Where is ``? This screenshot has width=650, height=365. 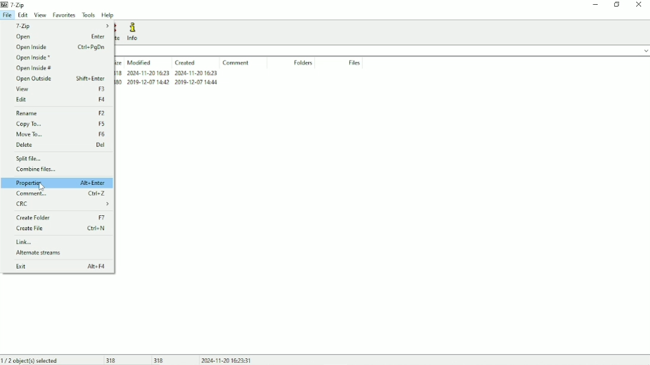
 is located at coordinates (177, 73).